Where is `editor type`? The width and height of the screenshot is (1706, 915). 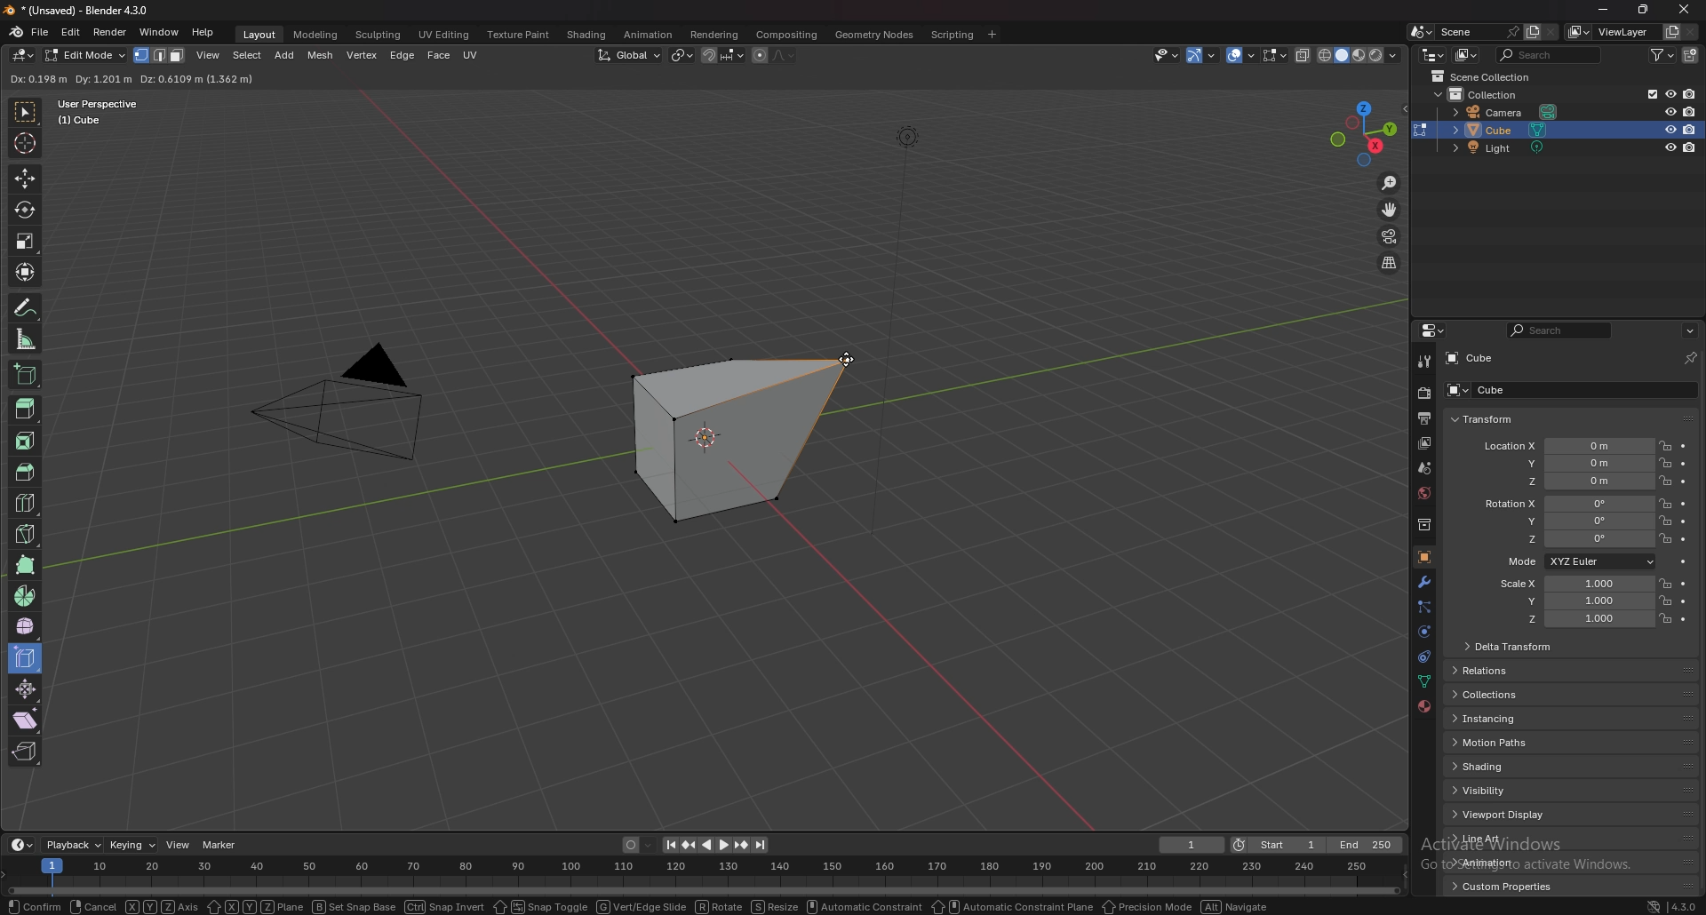 editor type is located at coordinates (21, 845).